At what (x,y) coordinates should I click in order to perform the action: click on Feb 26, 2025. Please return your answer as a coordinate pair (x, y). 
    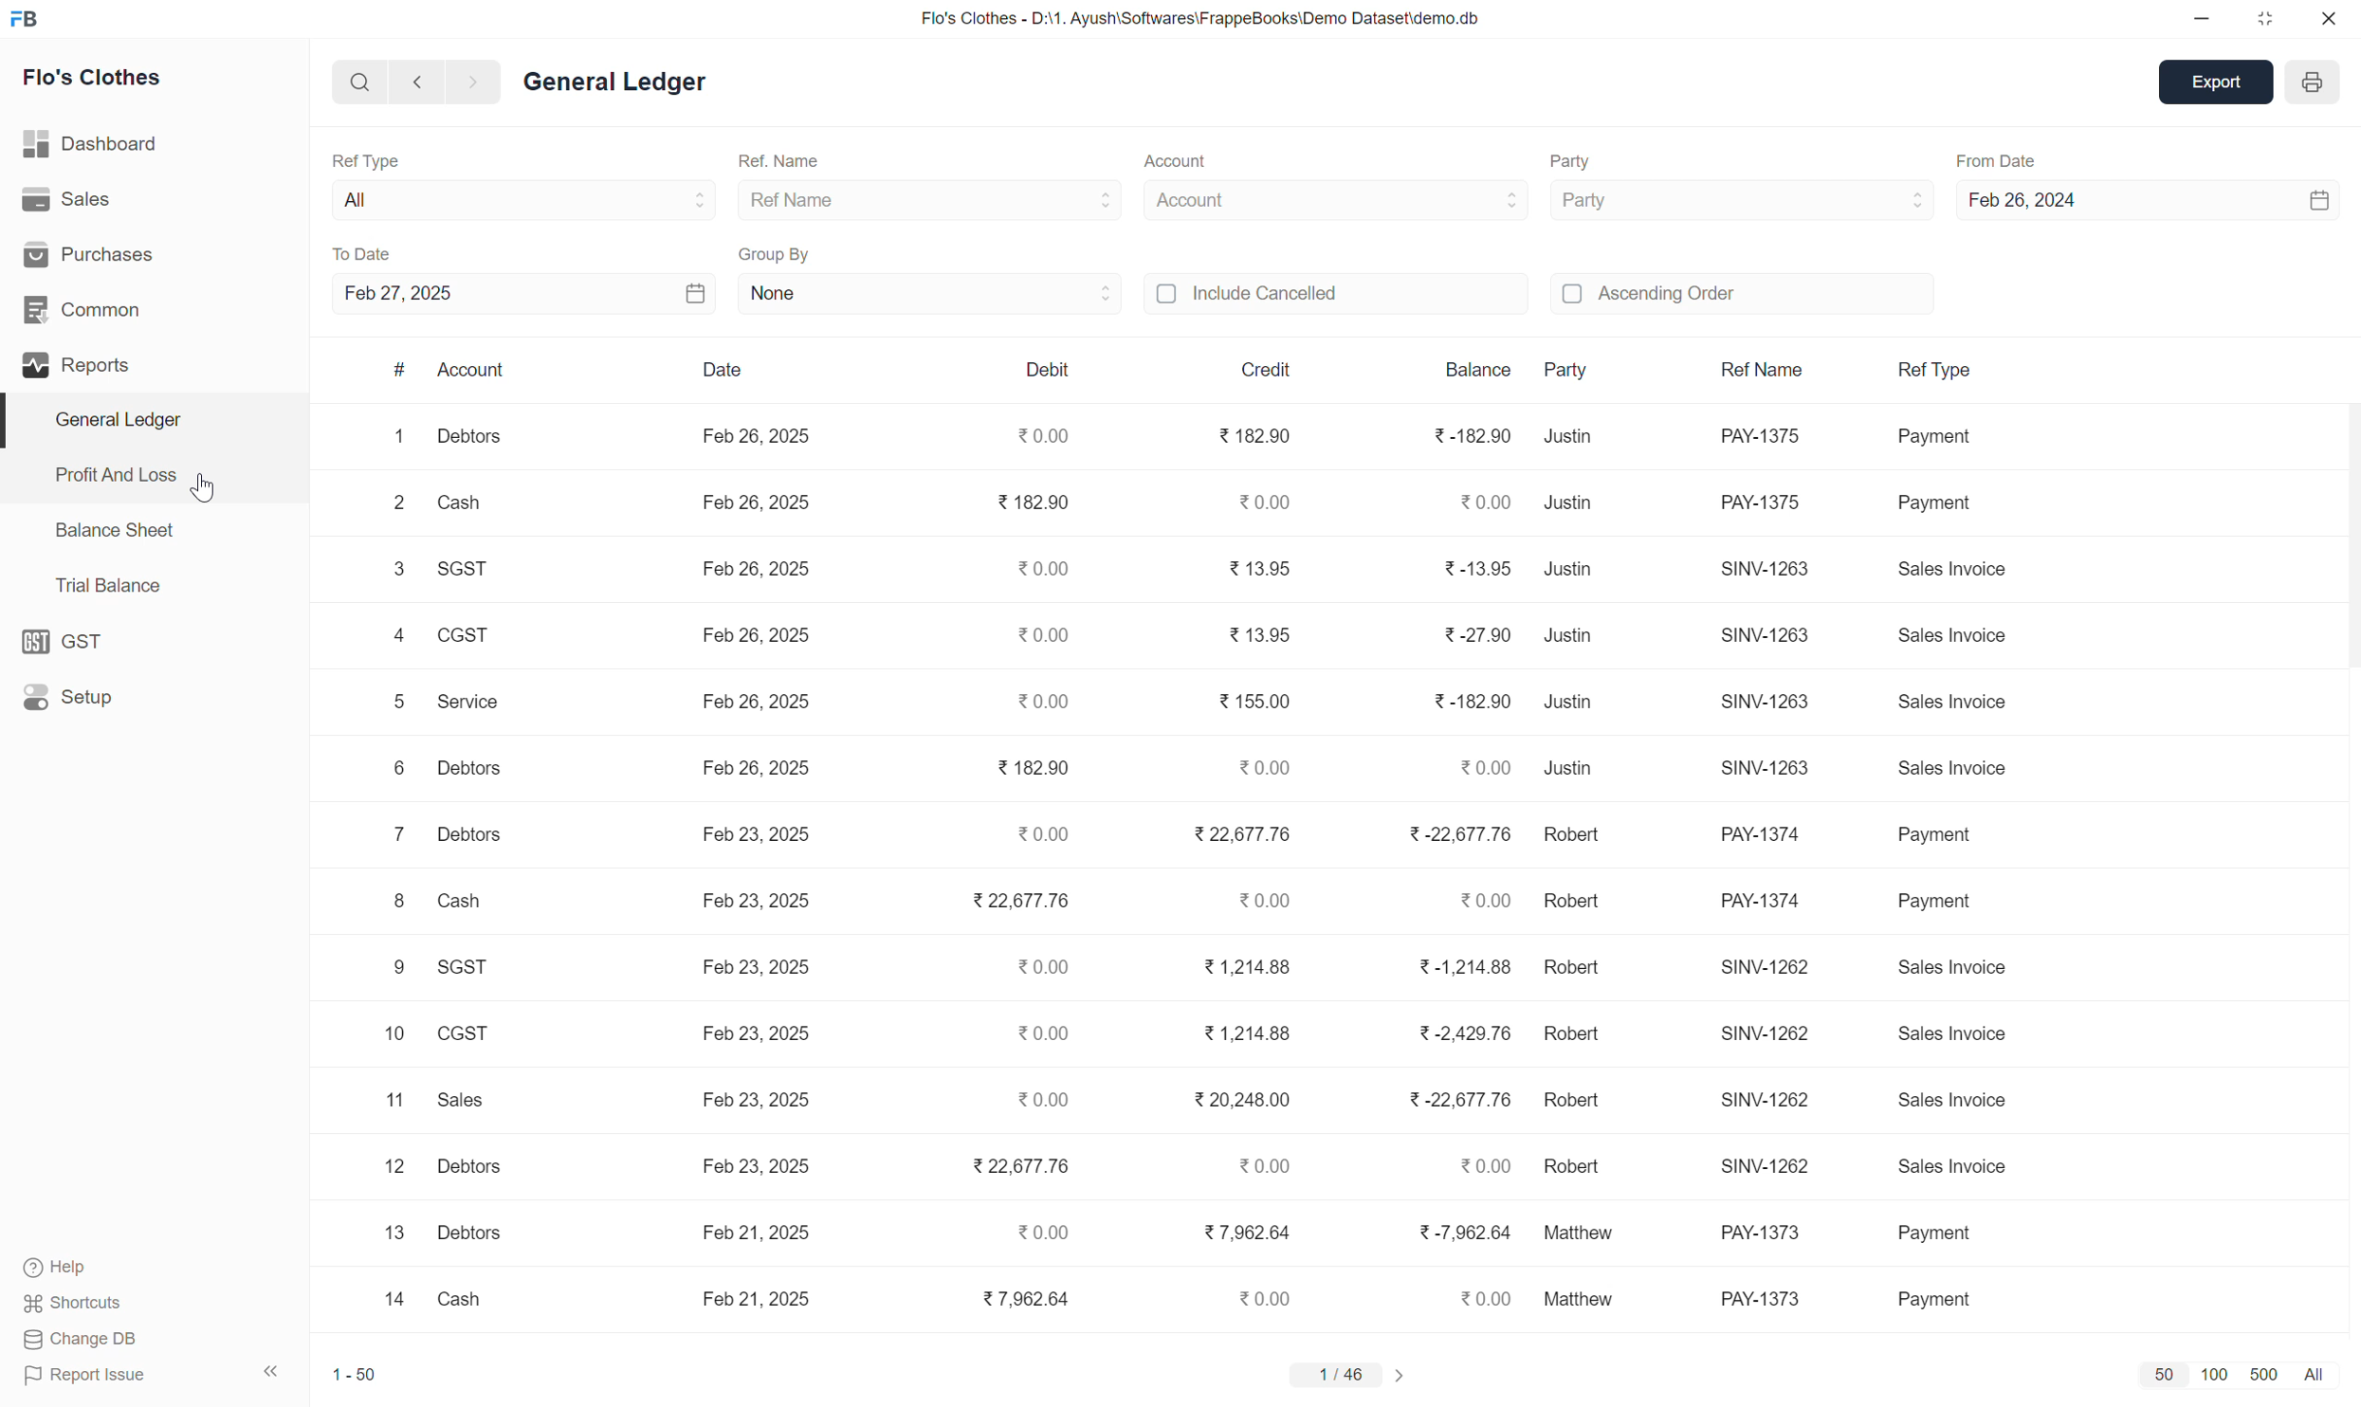
    Looking at the image, I should click on (759, 502).